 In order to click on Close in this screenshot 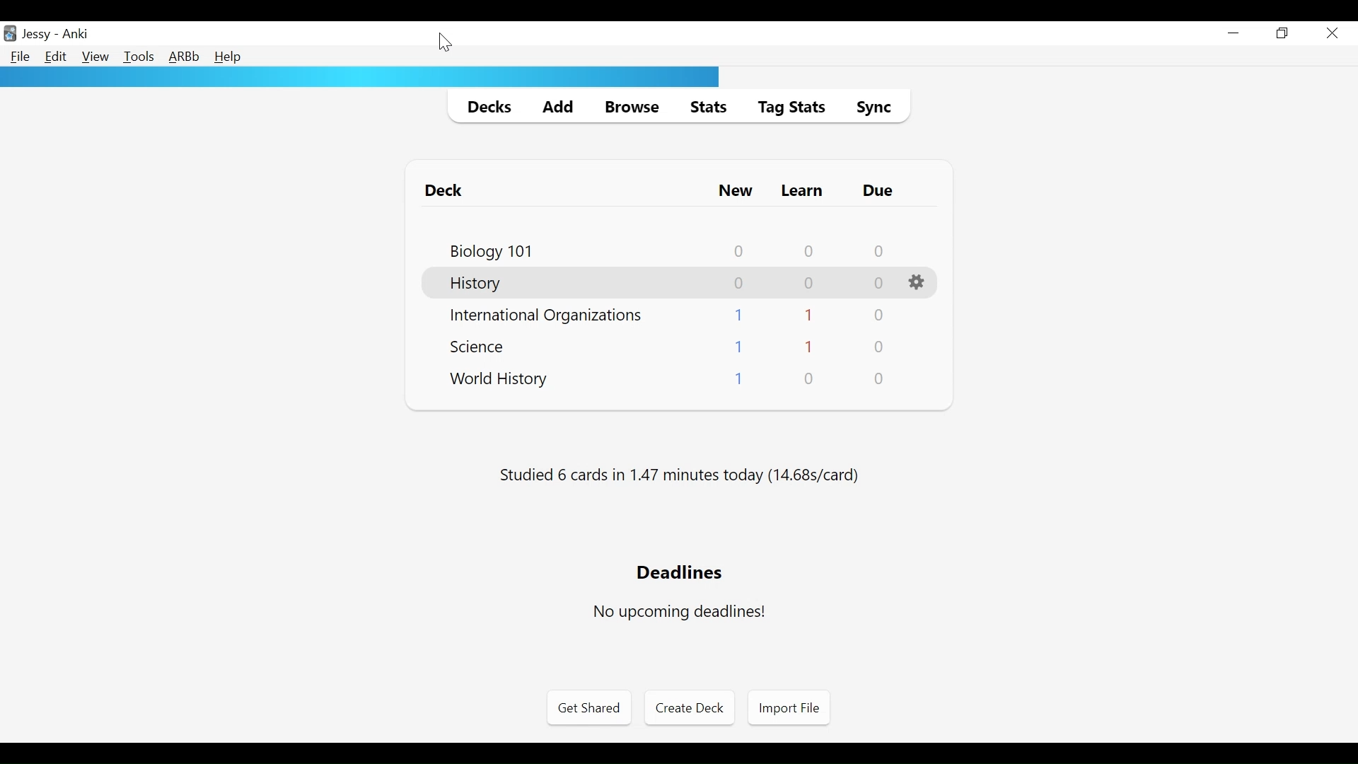, I will do `click(1333, 33)`.